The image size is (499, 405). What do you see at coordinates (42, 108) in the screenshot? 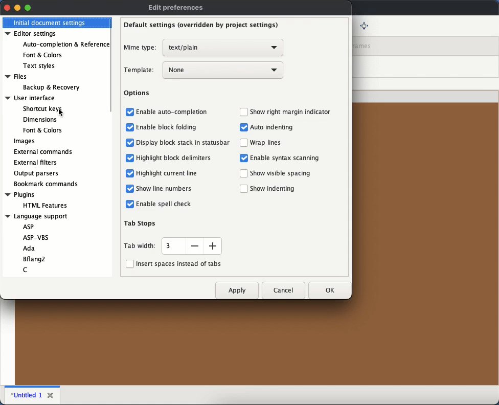
I see `shortcut keys` at bounding box center [42, 108].